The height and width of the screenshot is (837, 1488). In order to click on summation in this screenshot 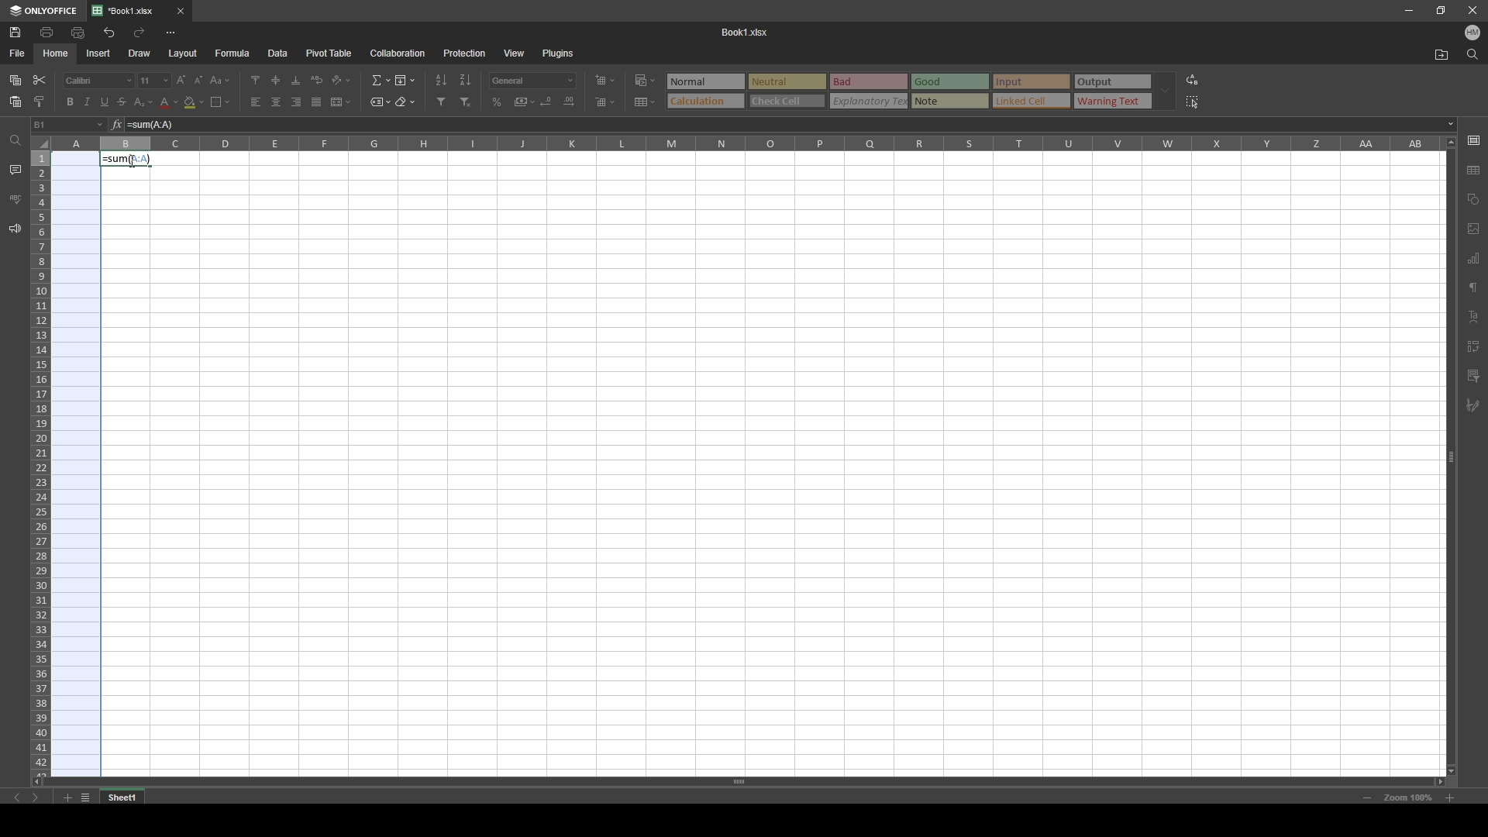, I will do `click(381, 80)`.